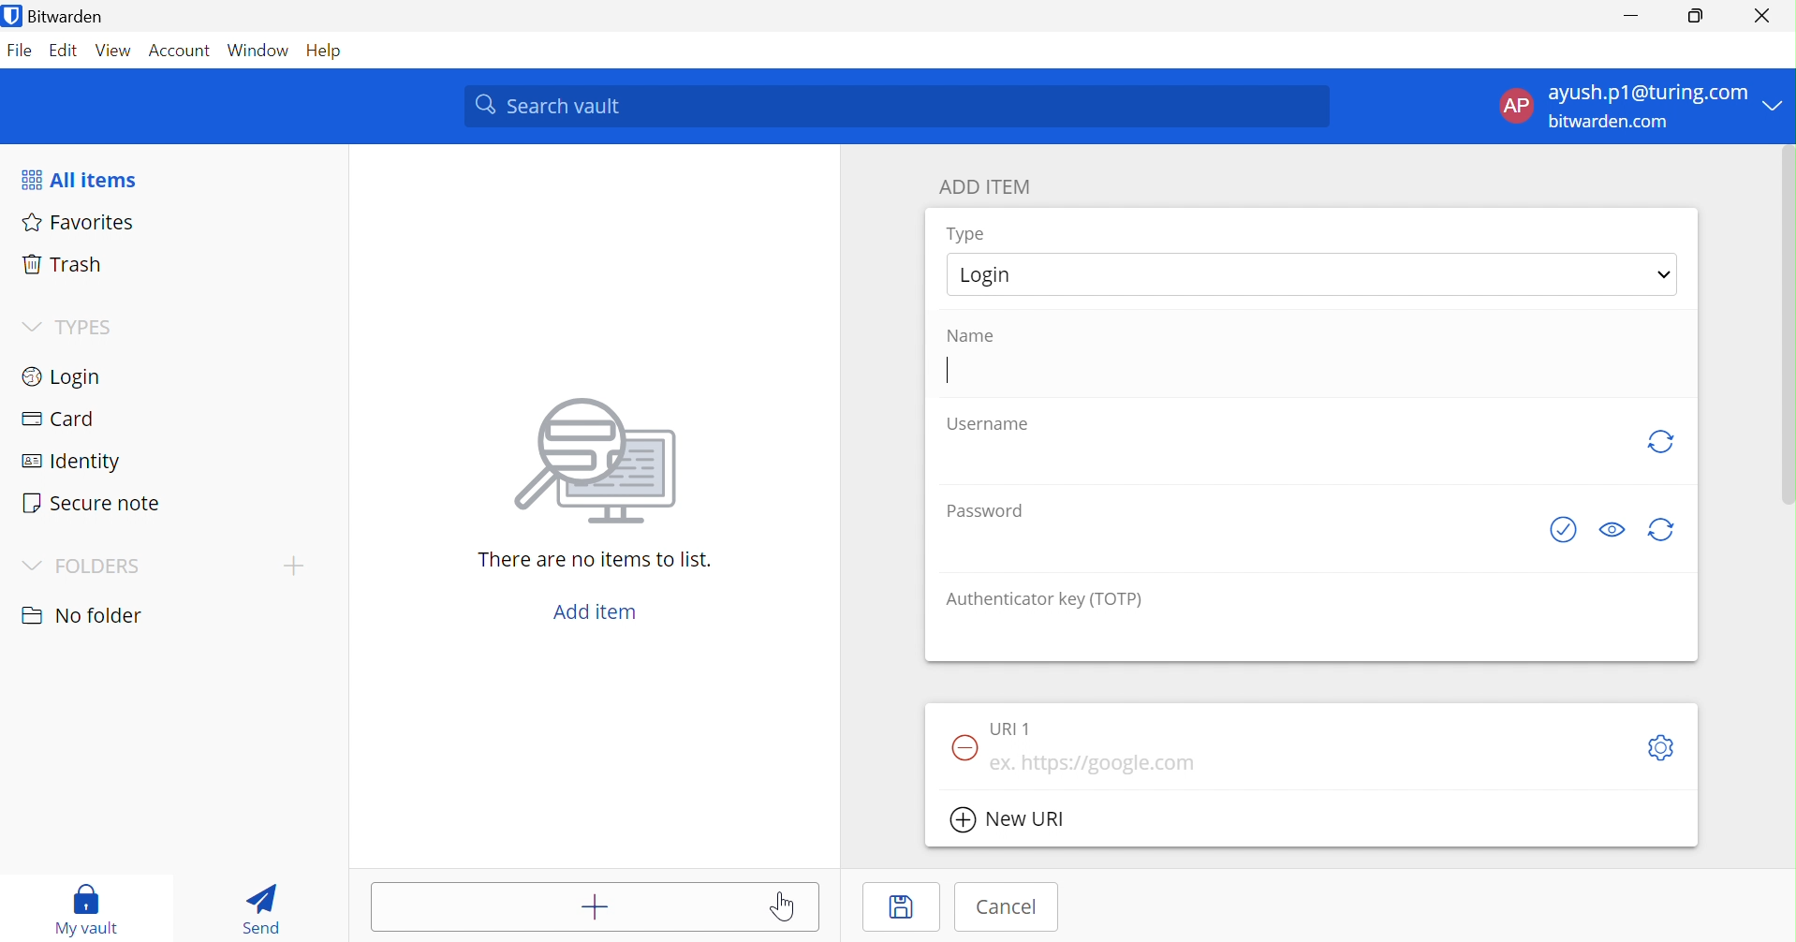 This screenshot has width=1796, height=942. What do you see at coordinates (266, 907) in the screenshot?
I see `Send` at bounding box center [266, 907].